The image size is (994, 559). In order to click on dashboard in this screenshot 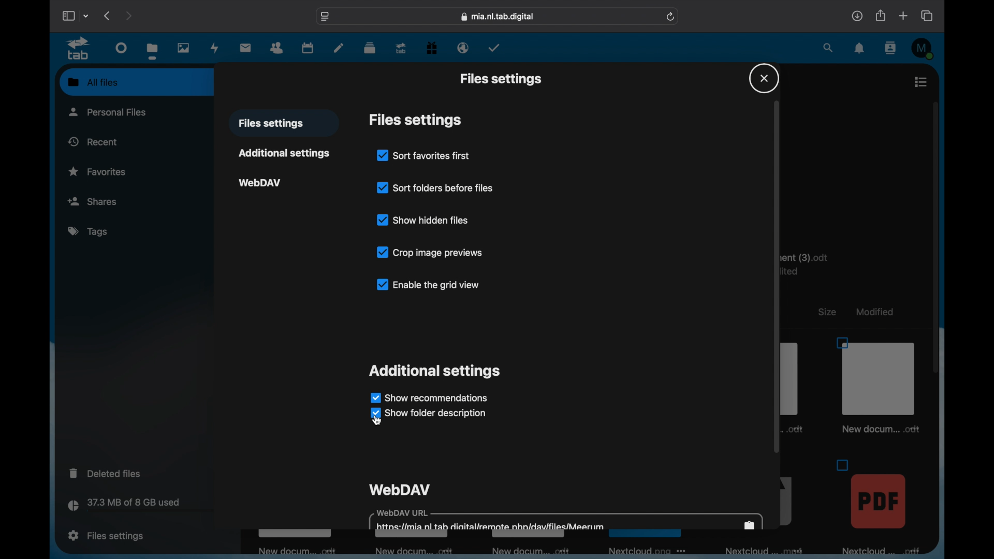, I will do `click(122, 47)`.